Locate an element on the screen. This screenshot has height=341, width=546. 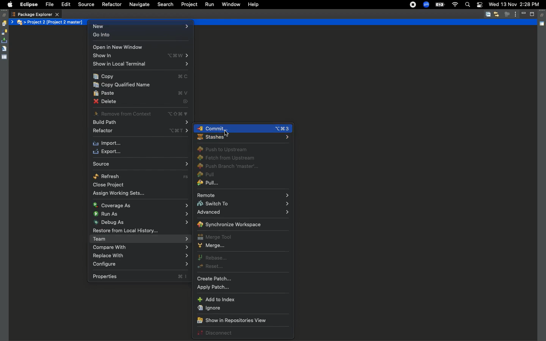
Refactor is located at coordinates (143, 131).